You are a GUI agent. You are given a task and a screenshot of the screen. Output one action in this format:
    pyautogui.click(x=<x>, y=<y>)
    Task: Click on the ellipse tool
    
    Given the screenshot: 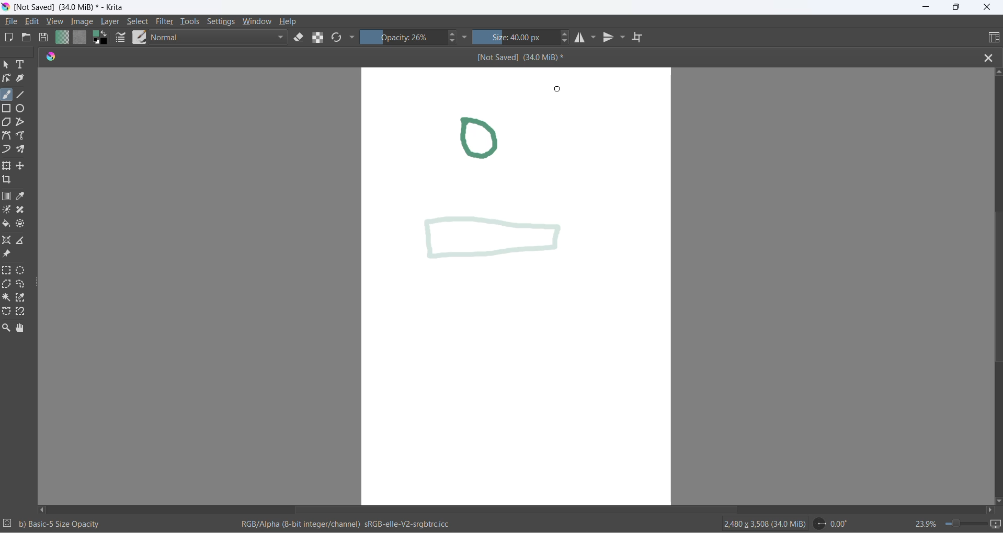 What is the action you would take?
    pyautogui.click(x=26, y=109)
    